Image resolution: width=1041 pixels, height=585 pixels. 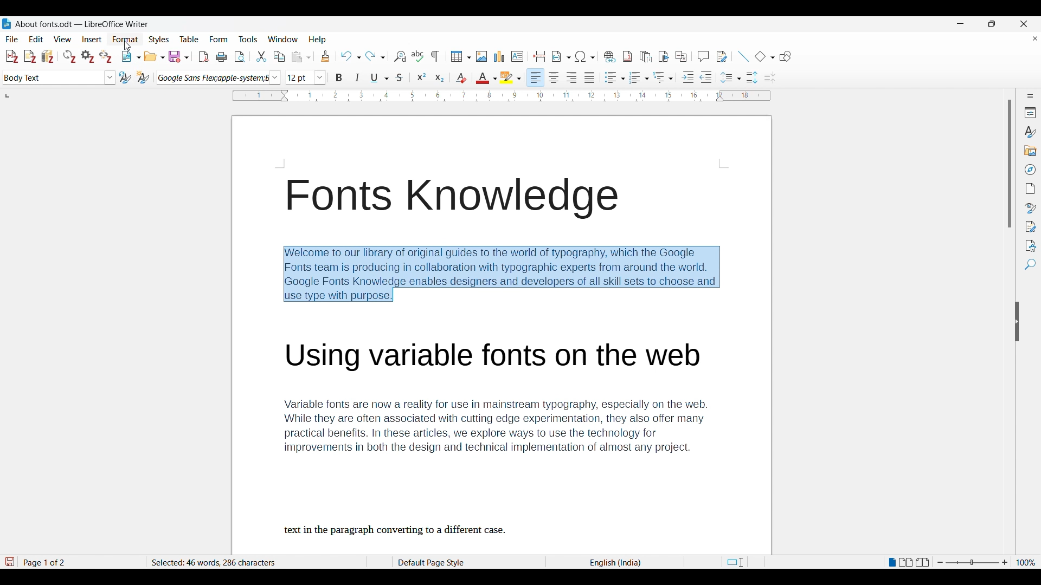 What do you see at coordinates (687, 77) in the screenshot?
I see `Increase indent` at bounding box center [687, 77].